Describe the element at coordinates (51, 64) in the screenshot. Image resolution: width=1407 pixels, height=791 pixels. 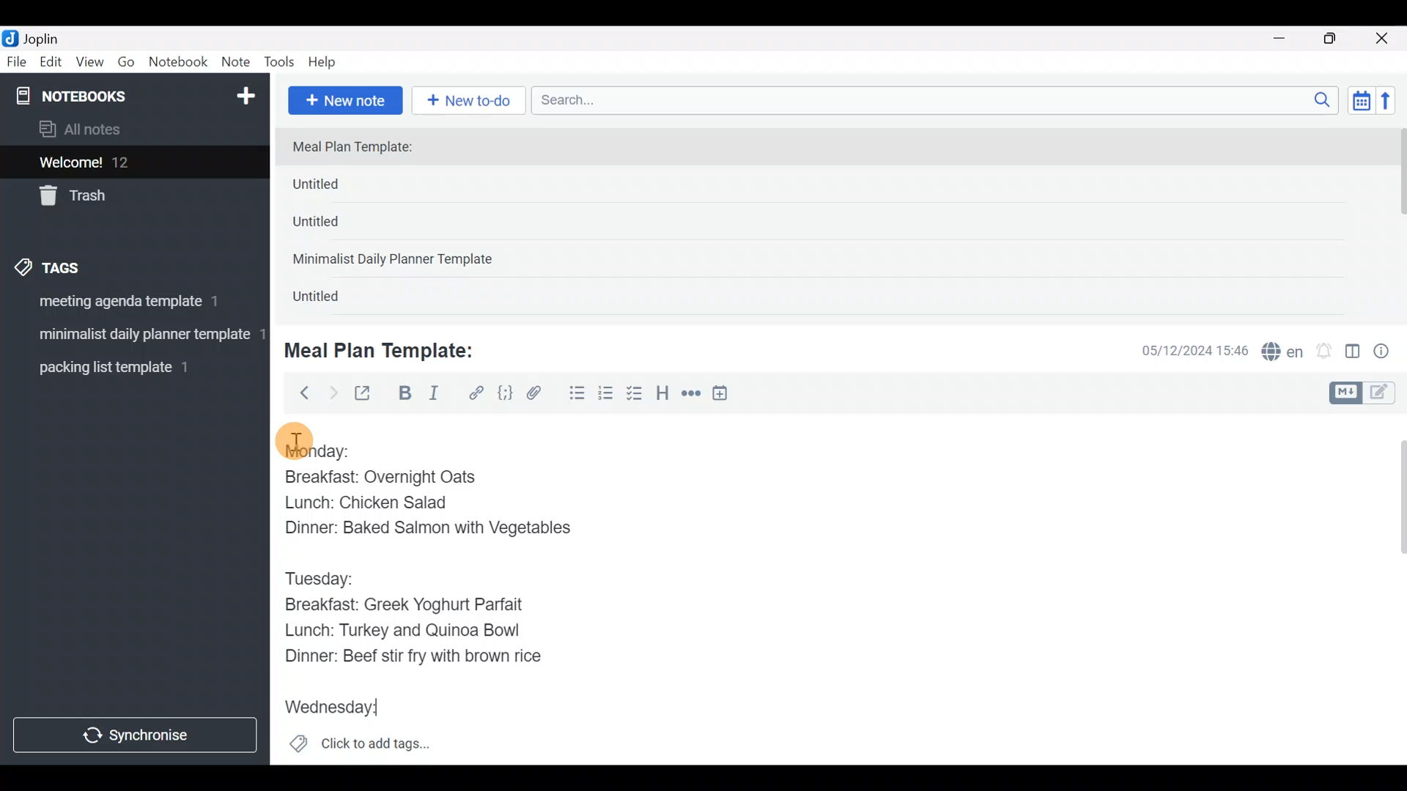
I see `Edit` at that location.